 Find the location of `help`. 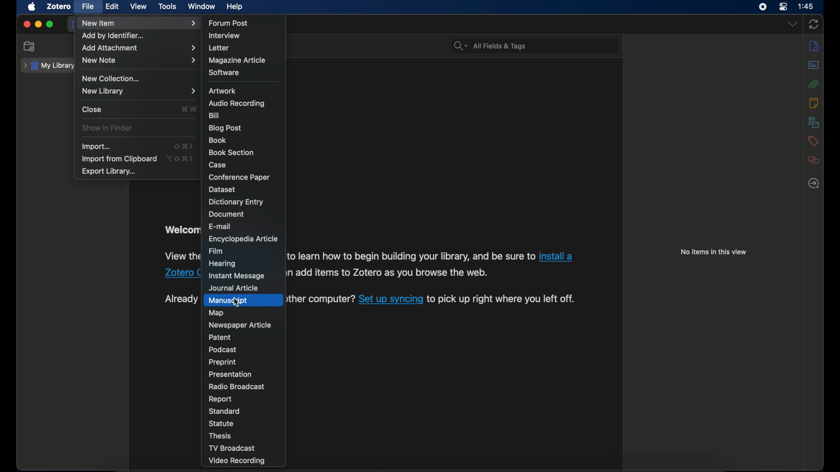

help is located at coordinates (234, 7).